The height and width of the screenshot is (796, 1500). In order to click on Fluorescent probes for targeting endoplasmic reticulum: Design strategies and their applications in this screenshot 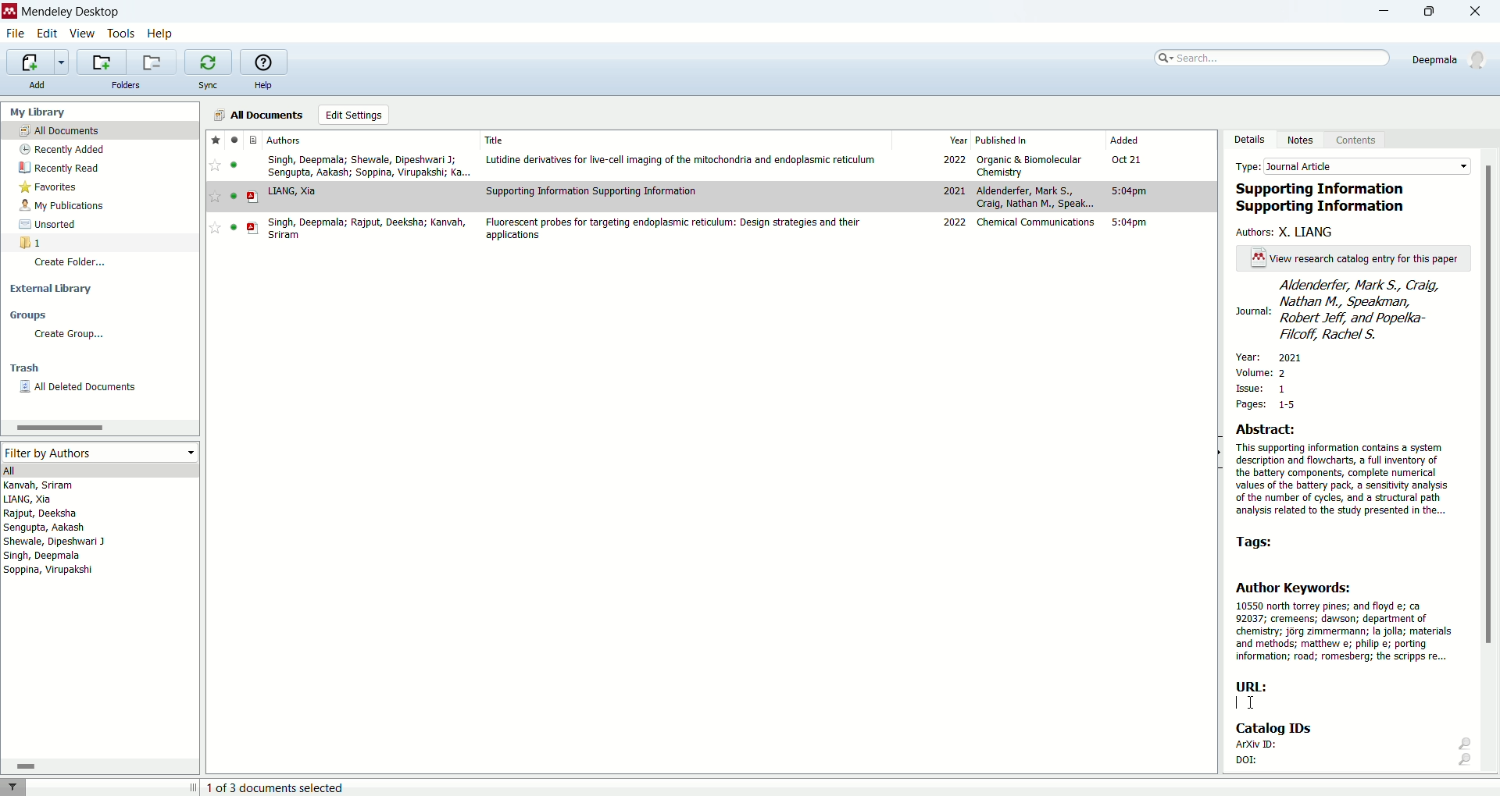, I will do `click(672, 229)`.